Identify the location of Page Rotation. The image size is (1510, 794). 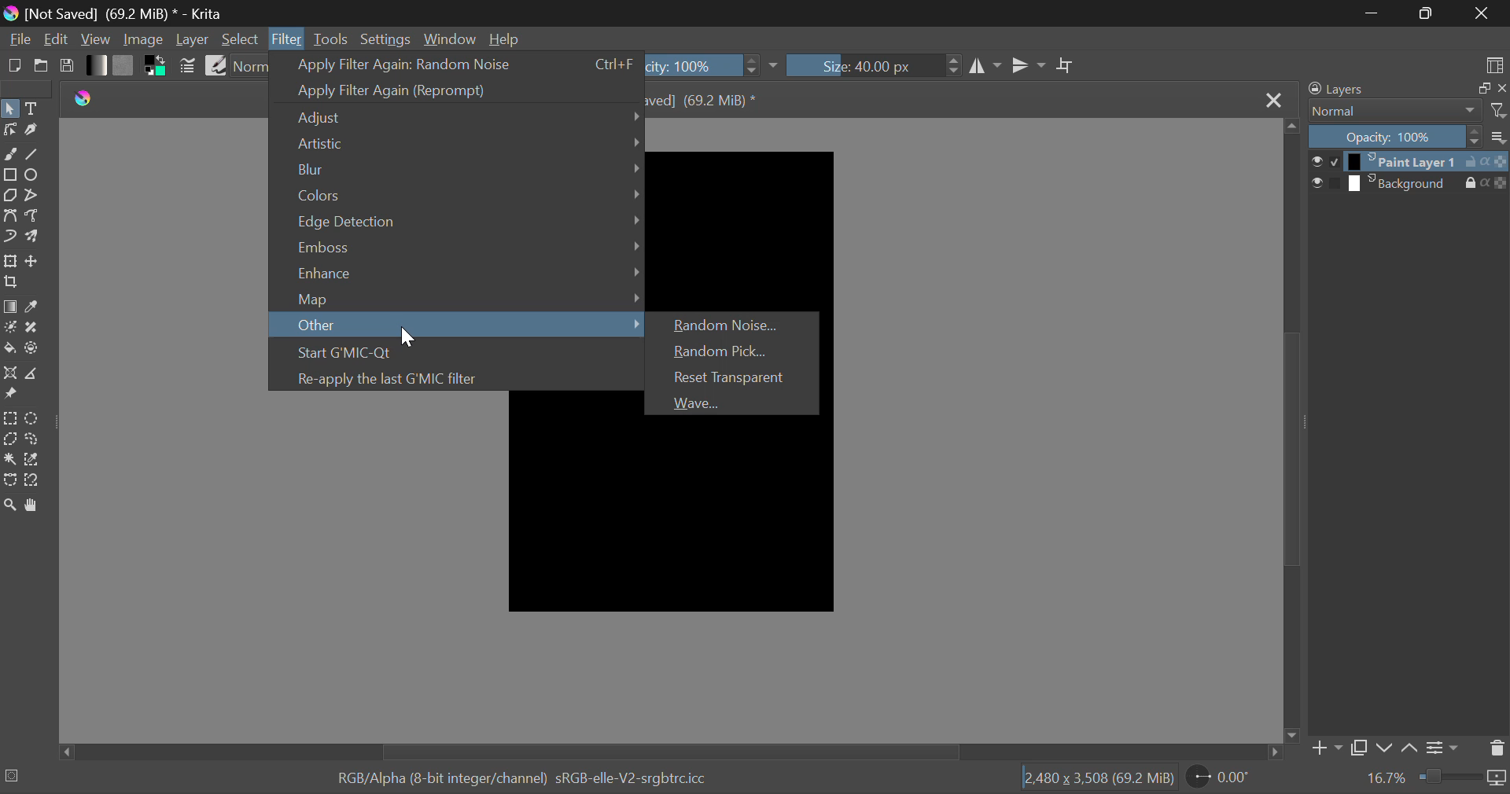
(1221, 779).